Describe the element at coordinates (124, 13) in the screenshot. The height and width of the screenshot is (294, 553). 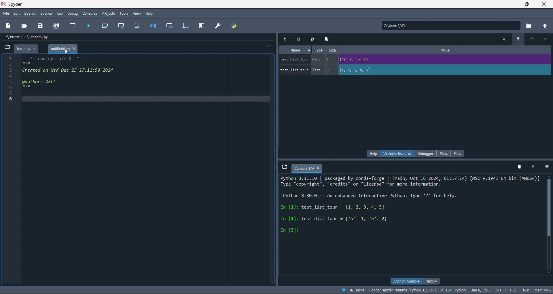
I see `tools` at that location.